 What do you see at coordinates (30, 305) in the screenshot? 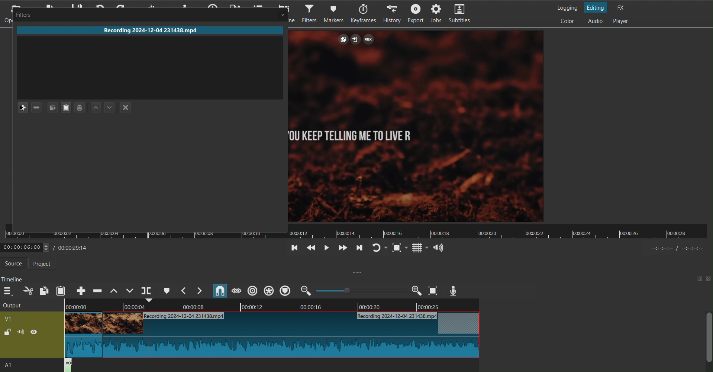
I see `Output` at bounding box center [30, 305].